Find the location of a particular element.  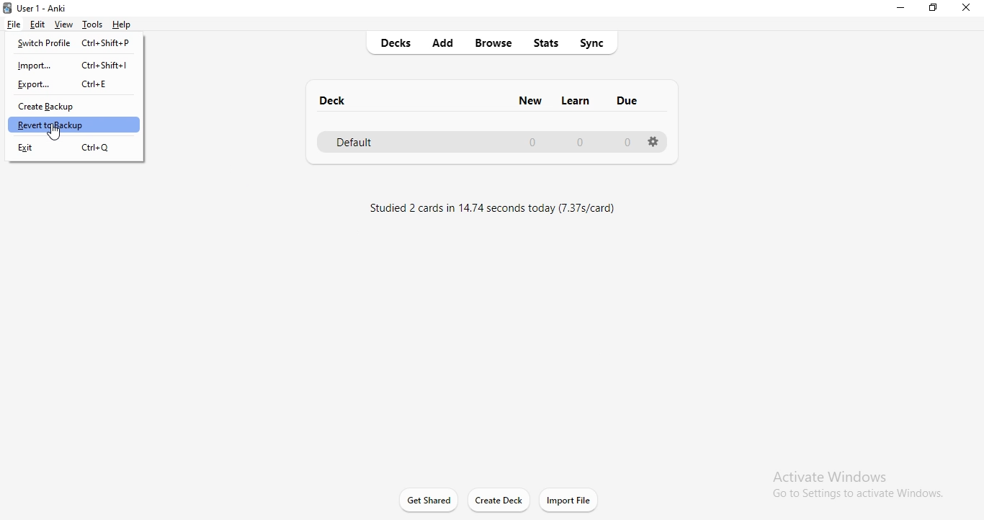

minimise is located at coordinates (899, 9).